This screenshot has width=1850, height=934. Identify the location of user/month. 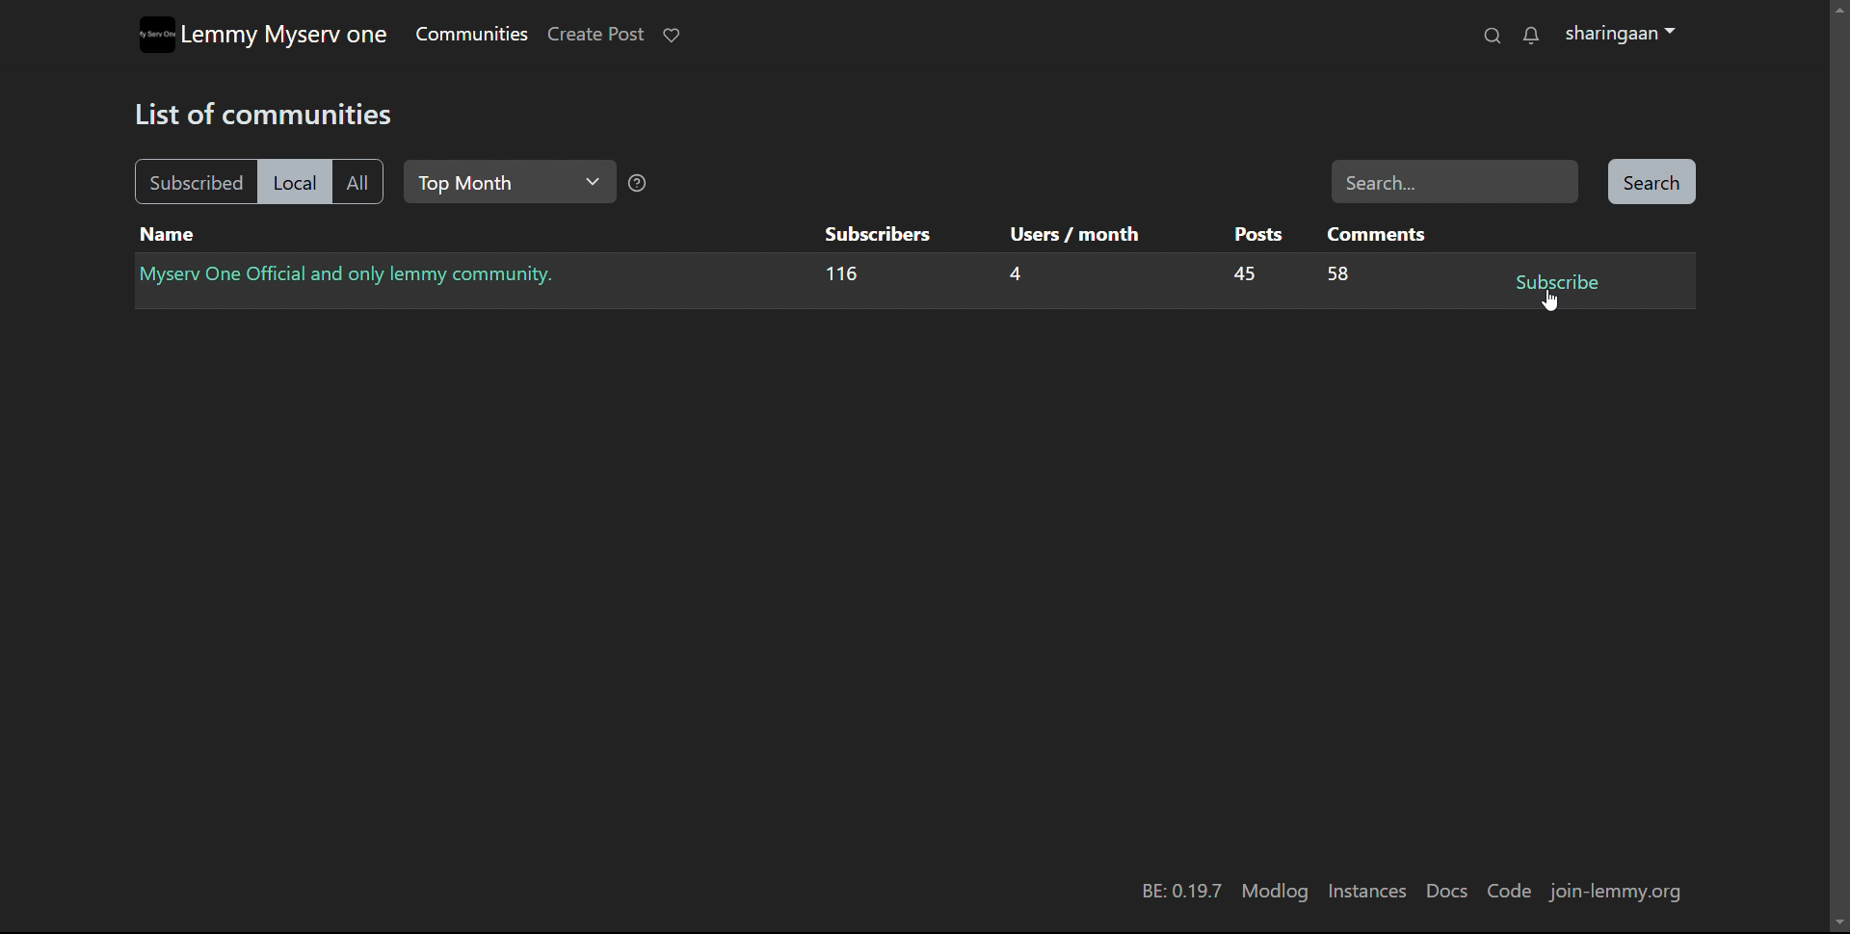
(1071, 234).